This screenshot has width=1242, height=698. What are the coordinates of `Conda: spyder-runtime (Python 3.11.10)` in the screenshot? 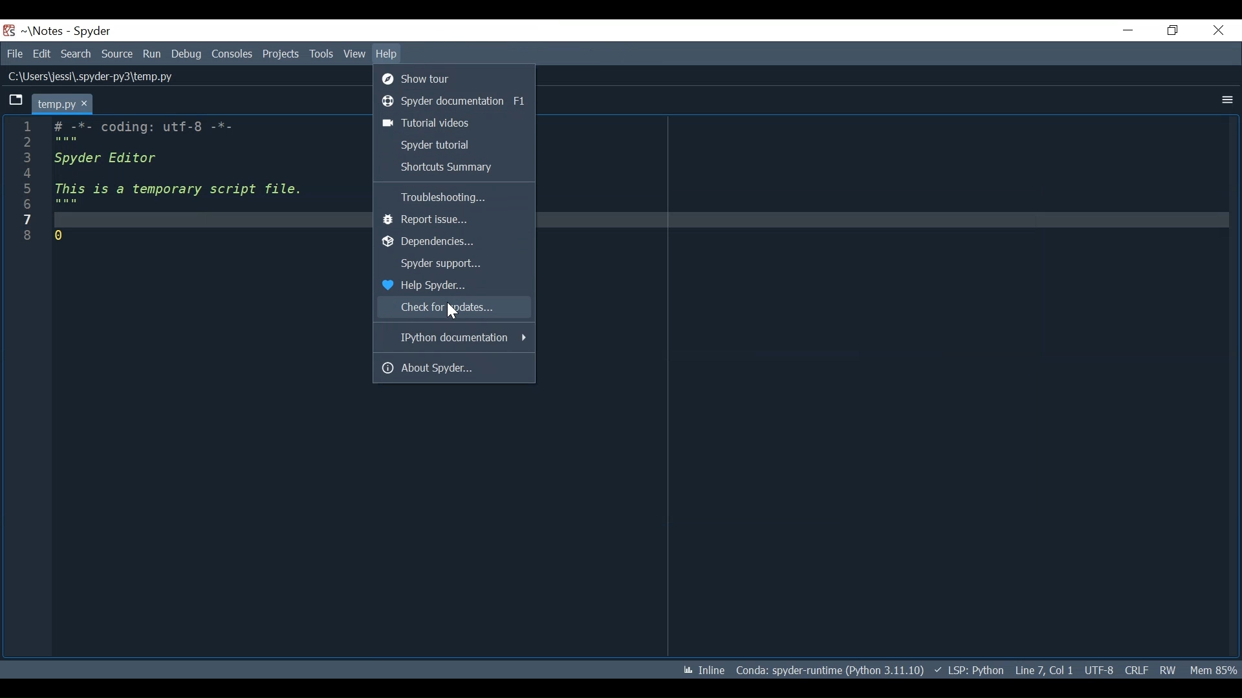 It's located at (831, 670).